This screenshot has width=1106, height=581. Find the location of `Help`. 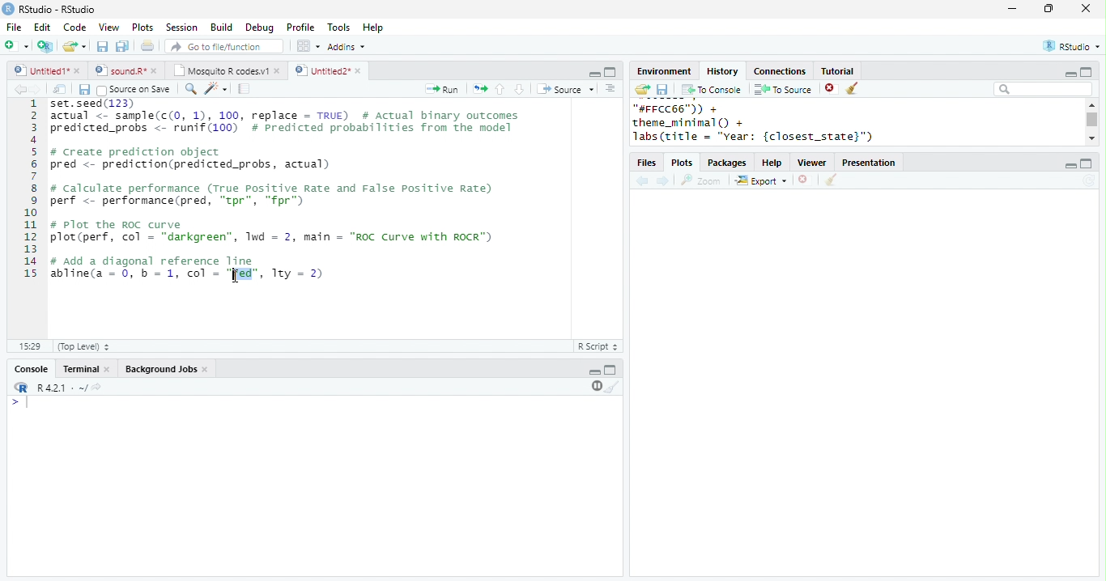

Help is located at coordinates (373, 28).